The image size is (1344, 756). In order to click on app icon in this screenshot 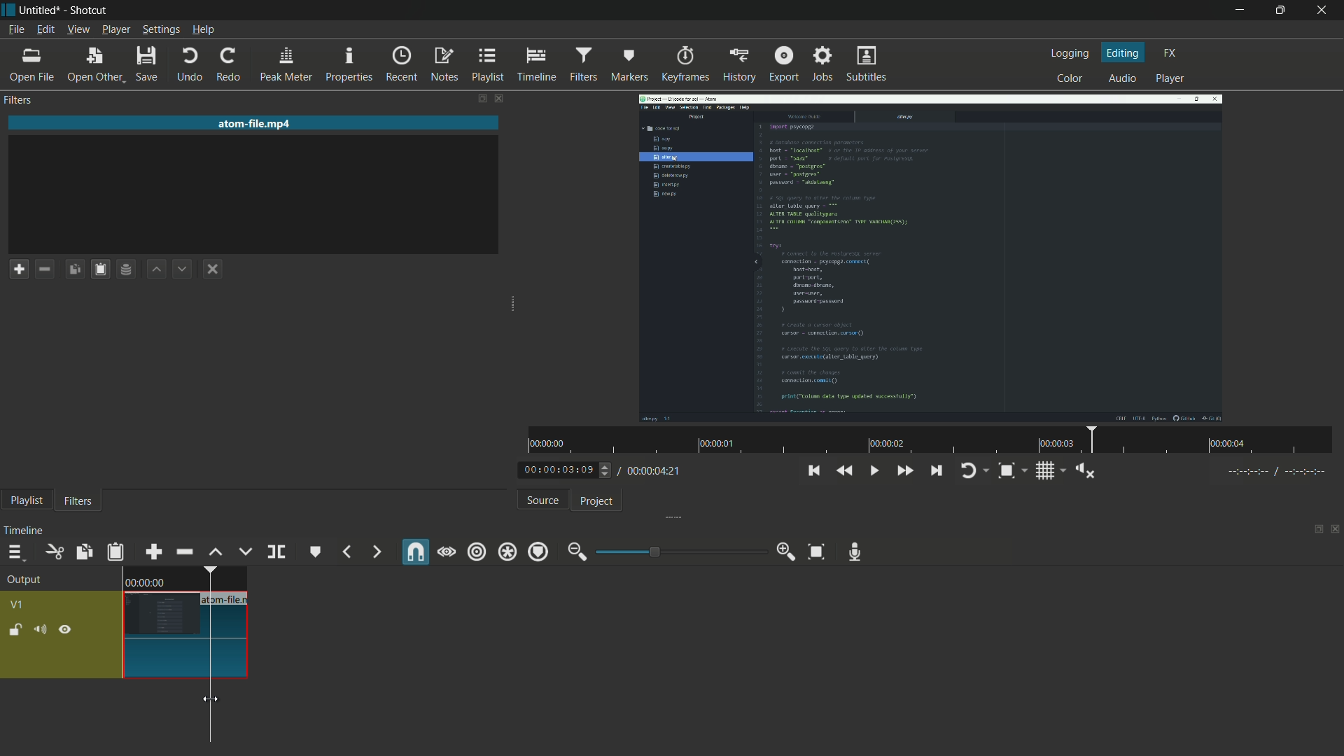, I will do `click(9, 13)`.